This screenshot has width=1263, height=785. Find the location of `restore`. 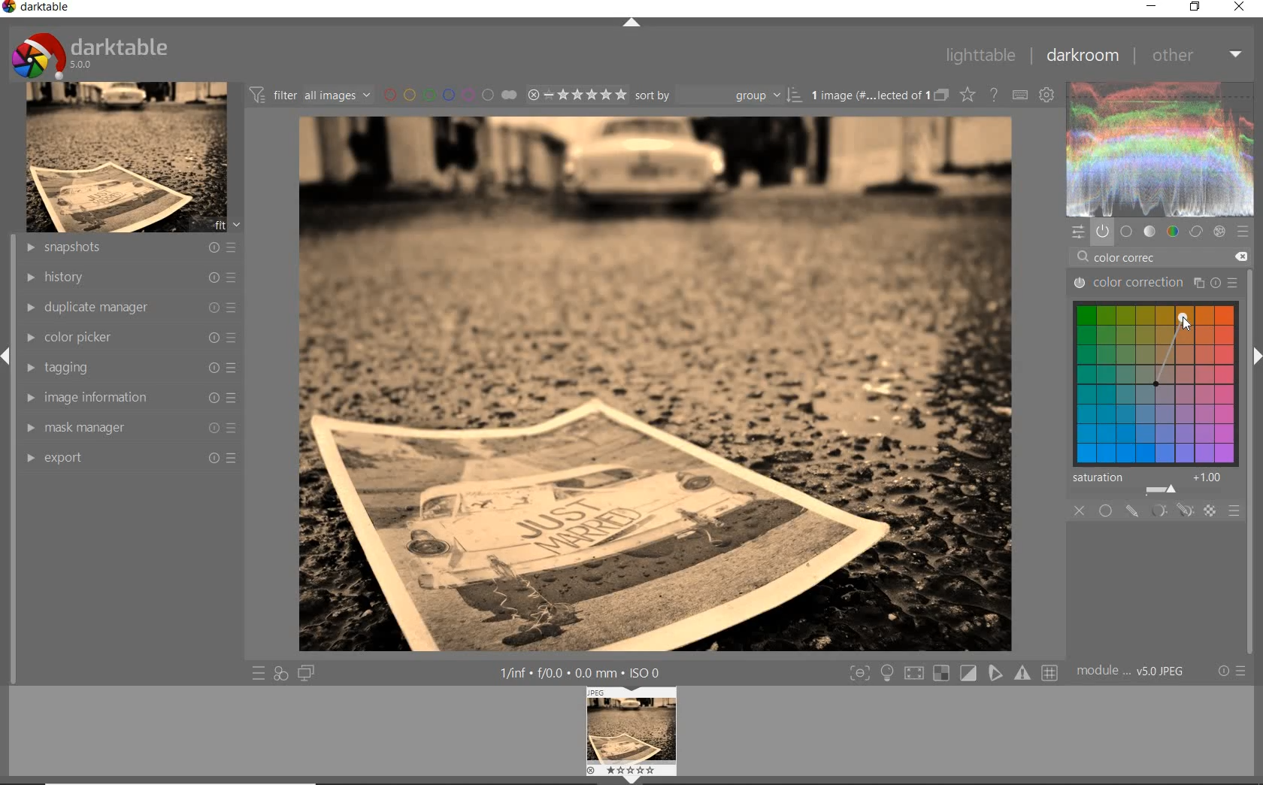

restore is located at coordinates (1196, 7).